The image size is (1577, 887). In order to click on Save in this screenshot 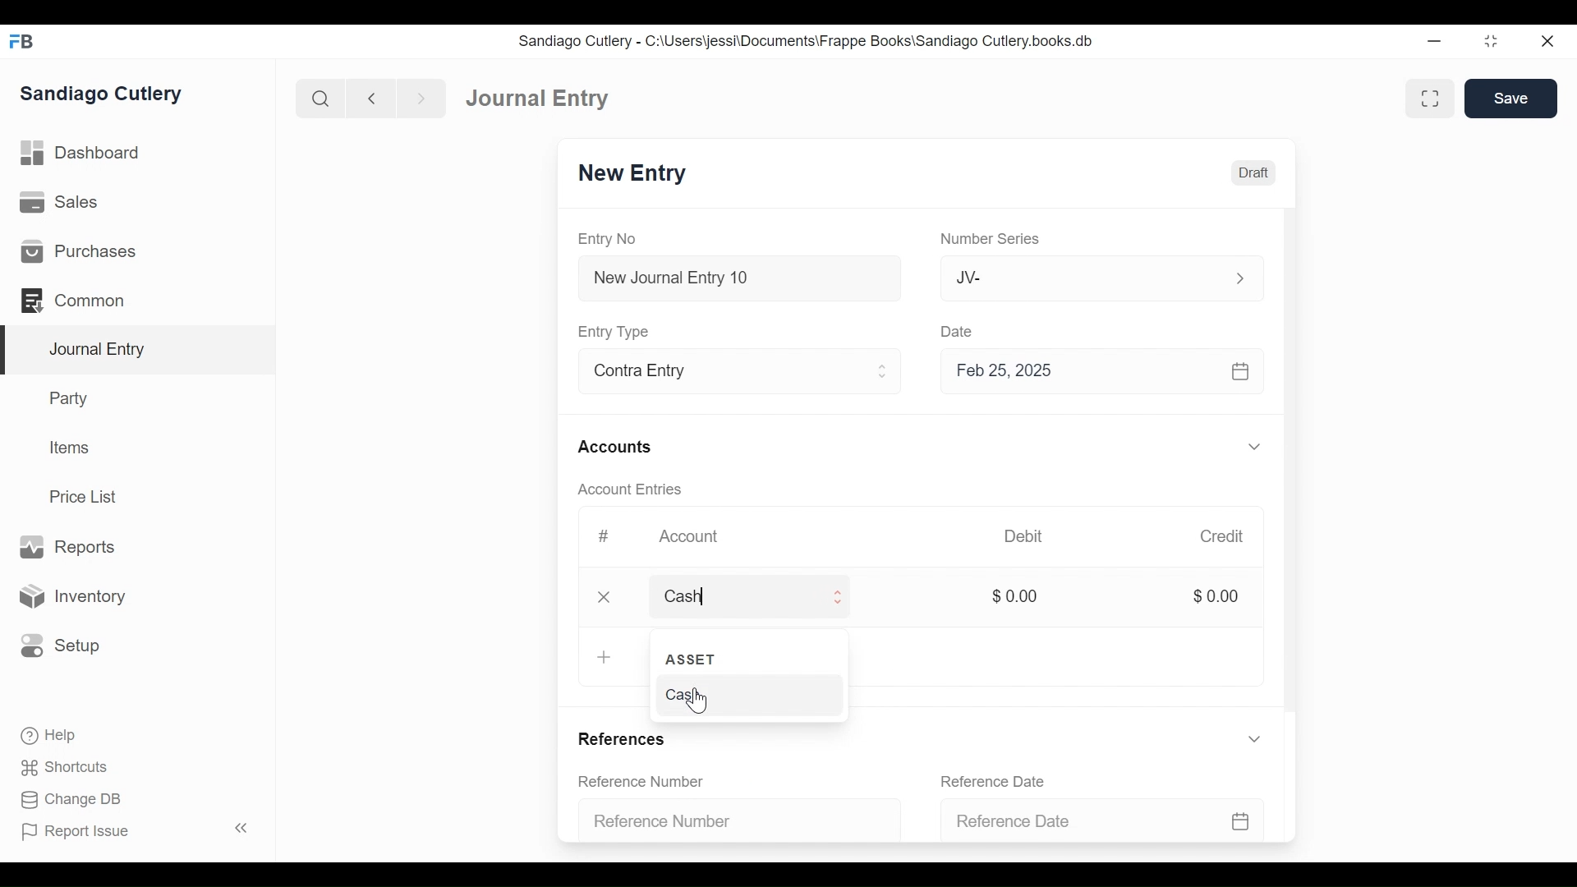, I will do `click(1511, 99)`.